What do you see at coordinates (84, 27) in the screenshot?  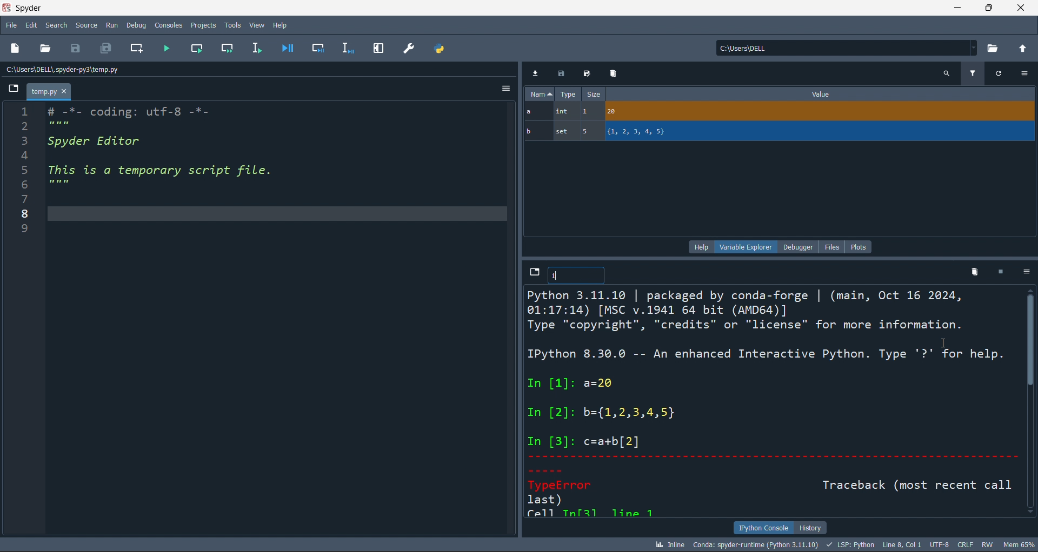 I see `source` at bounding box center [84, 27].